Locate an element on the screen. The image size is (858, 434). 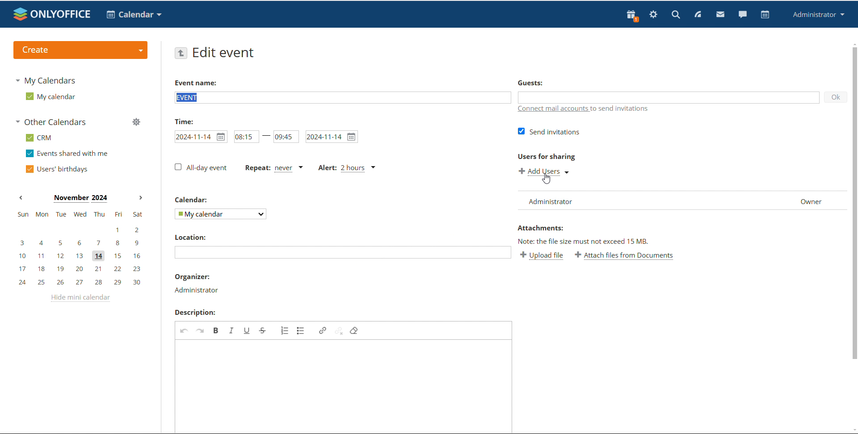
note: the file size must not exceed 15 mb is located at coordinates (585, 241).